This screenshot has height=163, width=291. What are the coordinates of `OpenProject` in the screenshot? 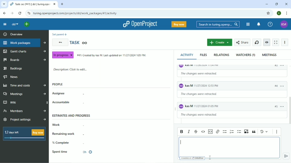 It's located at (140, 24).